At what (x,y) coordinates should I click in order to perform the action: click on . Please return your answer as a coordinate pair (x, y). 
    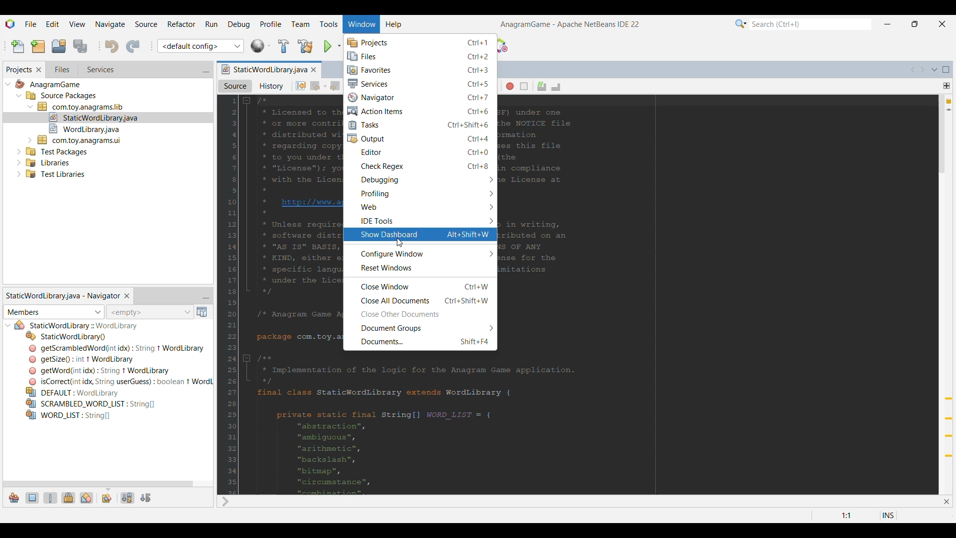
    Looking at the image, I should click on (77, 392).